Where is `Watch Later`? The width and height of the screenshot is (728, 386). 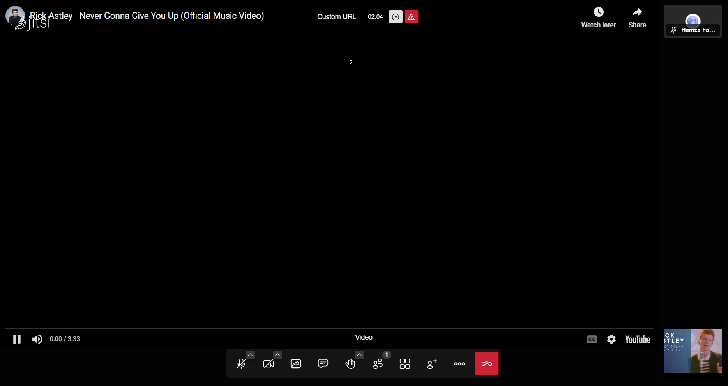 Watch Later is located at coordinates (597, 17).